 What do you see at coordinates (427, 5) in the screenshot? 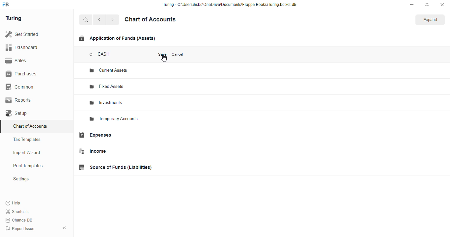
I see `maximize` at bounding box center [427, 5].